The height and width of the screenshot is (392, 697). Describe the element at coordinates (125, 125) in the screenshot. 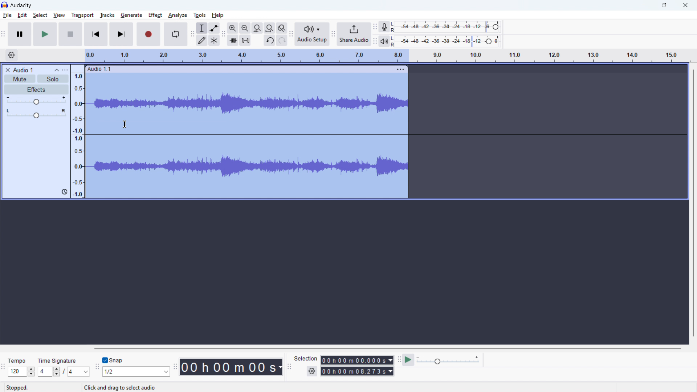

I see `cursor` at that location.